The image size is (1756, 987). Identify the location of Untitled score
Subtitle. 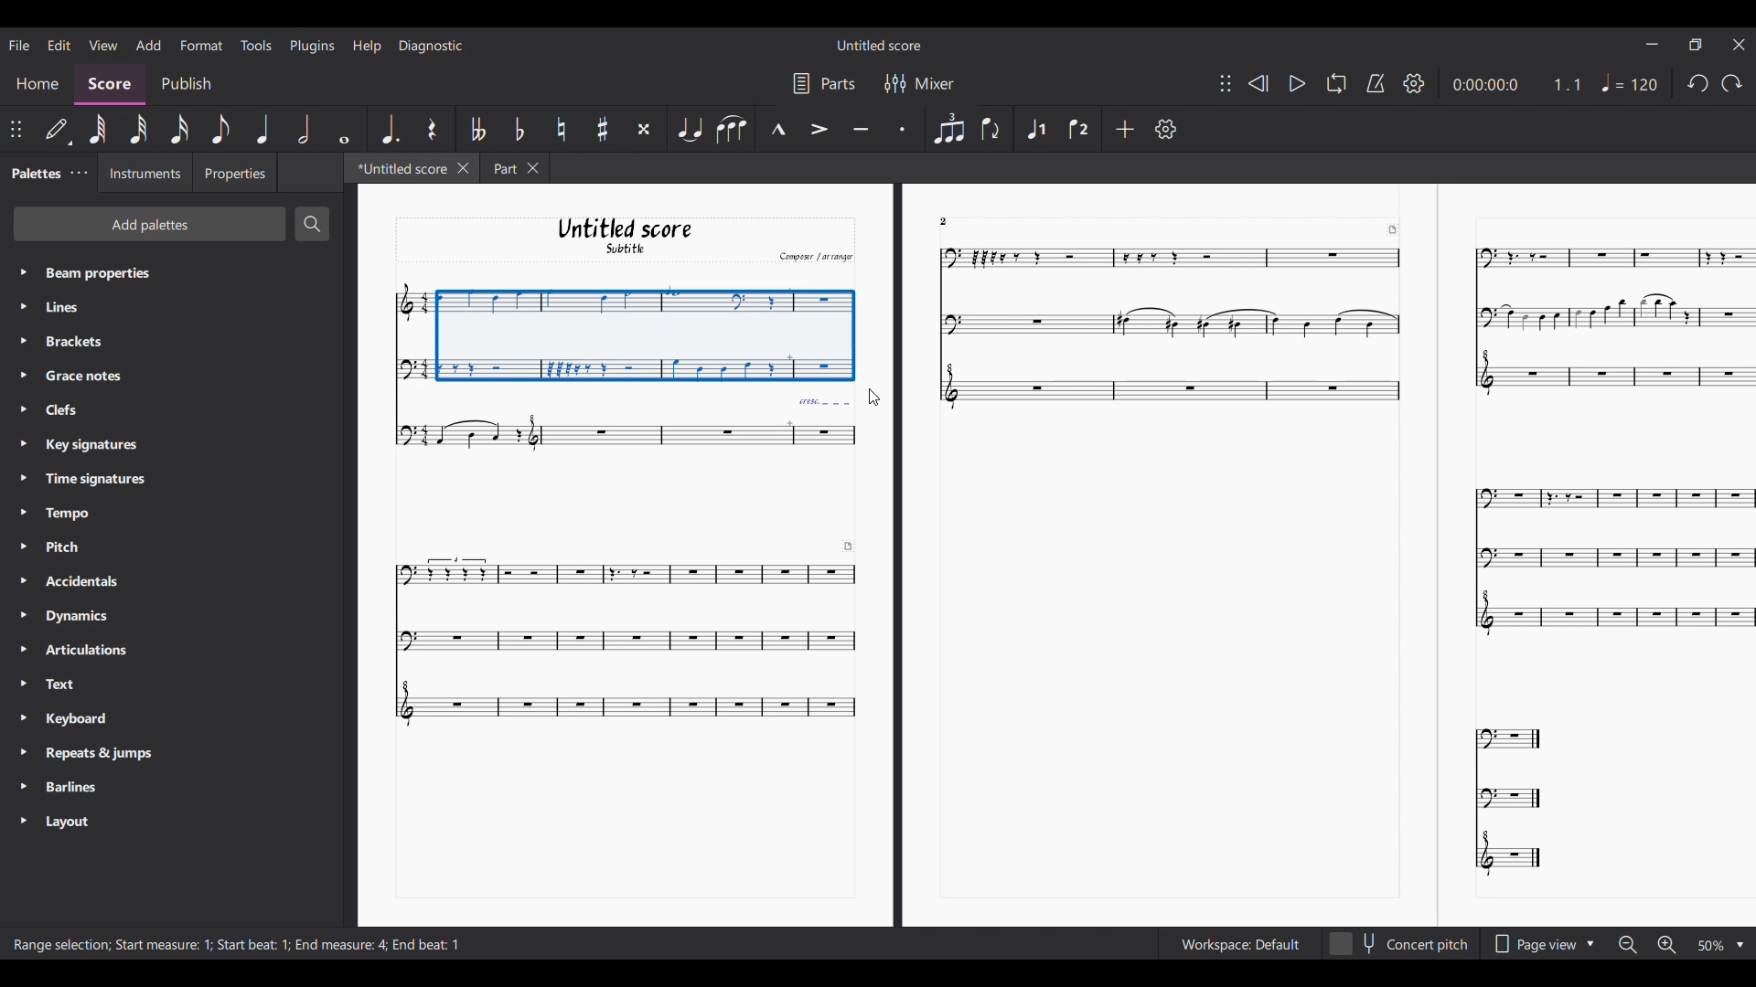
(623, 237).